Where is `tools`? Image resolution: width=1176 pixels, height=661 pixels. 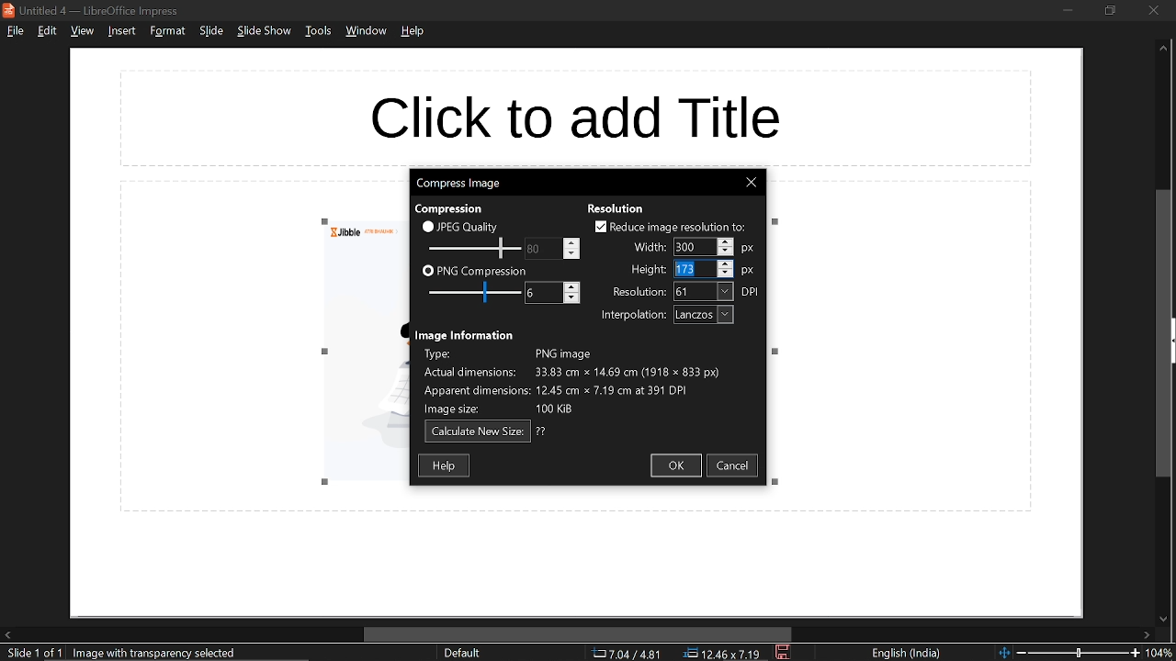 tools is located at coordinates (317, 34).